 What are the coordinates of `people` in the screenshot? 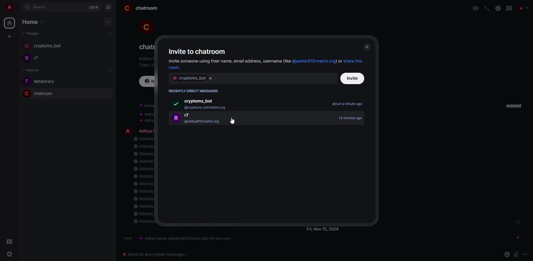 It's located at (146, 130).